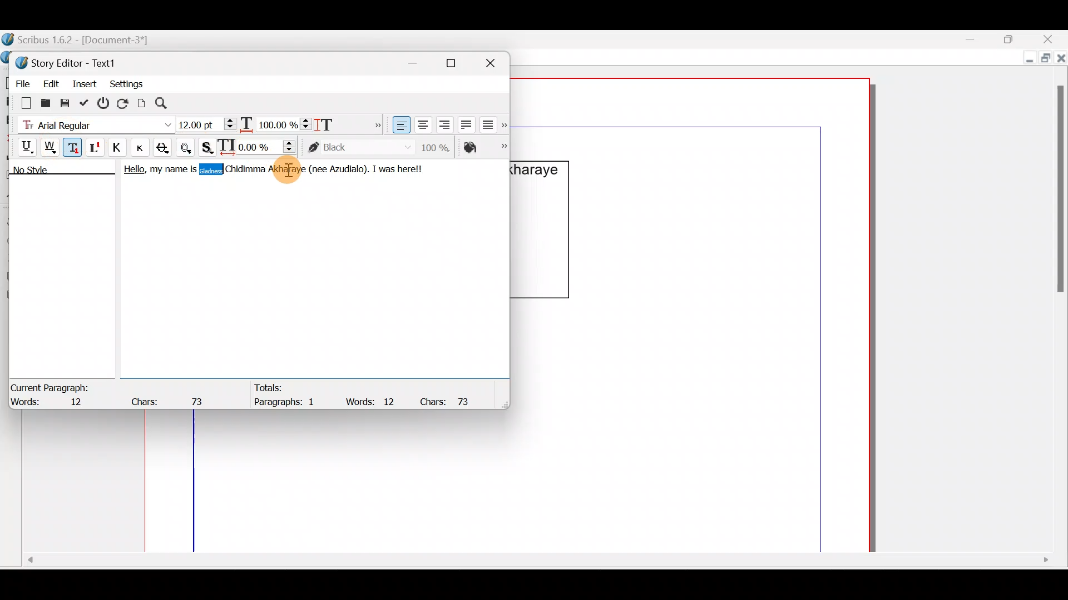 The width and height of the screenshot is (1068, 600). Describe the element at coordinates (340, 121) in the screenshot. I see `Scaling height of characters` at that location.